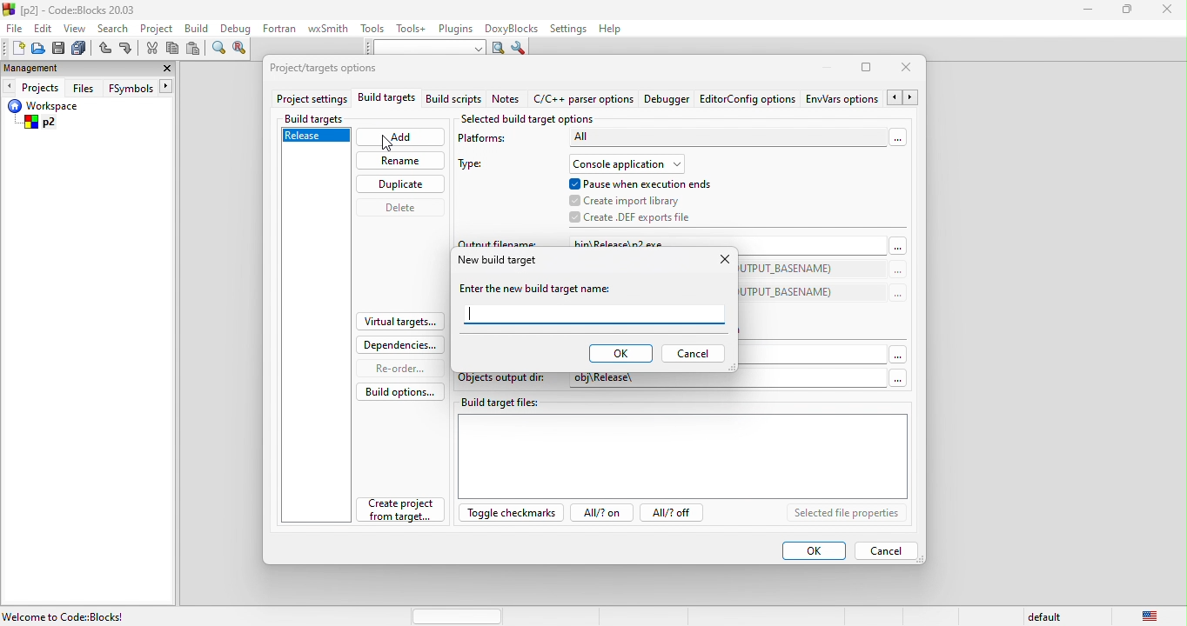  What do you see at coordinates (643, 201) in the screenshot?
I see `create import library ` at bounding box center [643, 201].